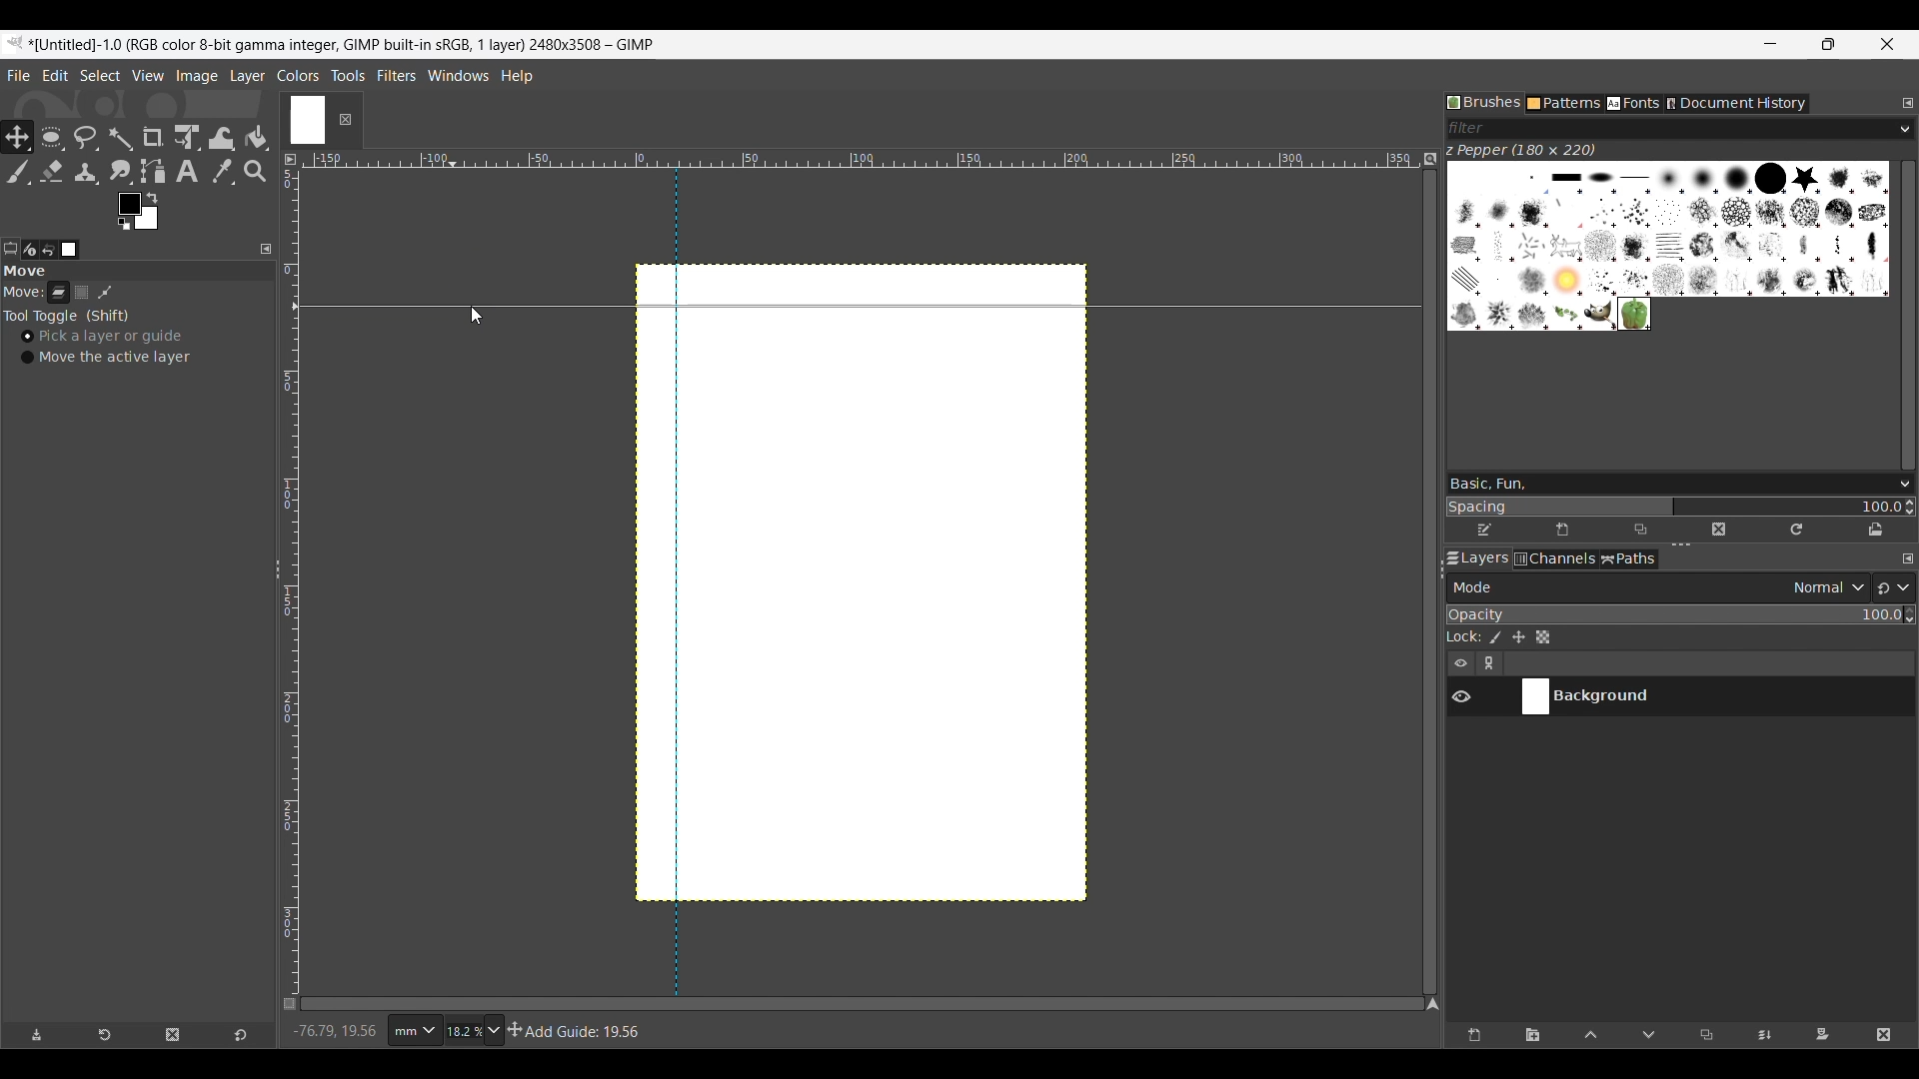  What do you see at coordinates (50, 172) in the screenshot?
I see `Eraser tool` at bounding box center [50, 172].